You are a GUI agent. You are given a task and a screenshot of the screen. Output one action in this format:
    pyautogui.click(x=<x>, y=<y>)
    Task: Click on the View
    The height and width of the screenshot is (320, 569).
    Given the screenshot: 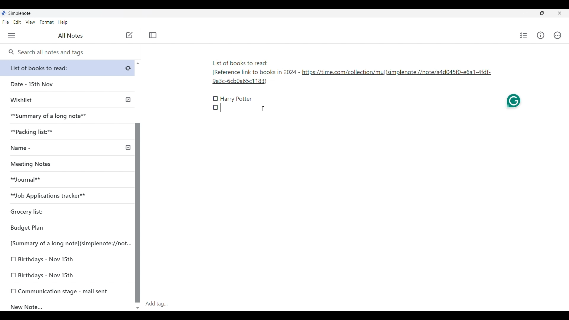 What is the action you would take?
    pyautogui.click(x=31, y=22)
    